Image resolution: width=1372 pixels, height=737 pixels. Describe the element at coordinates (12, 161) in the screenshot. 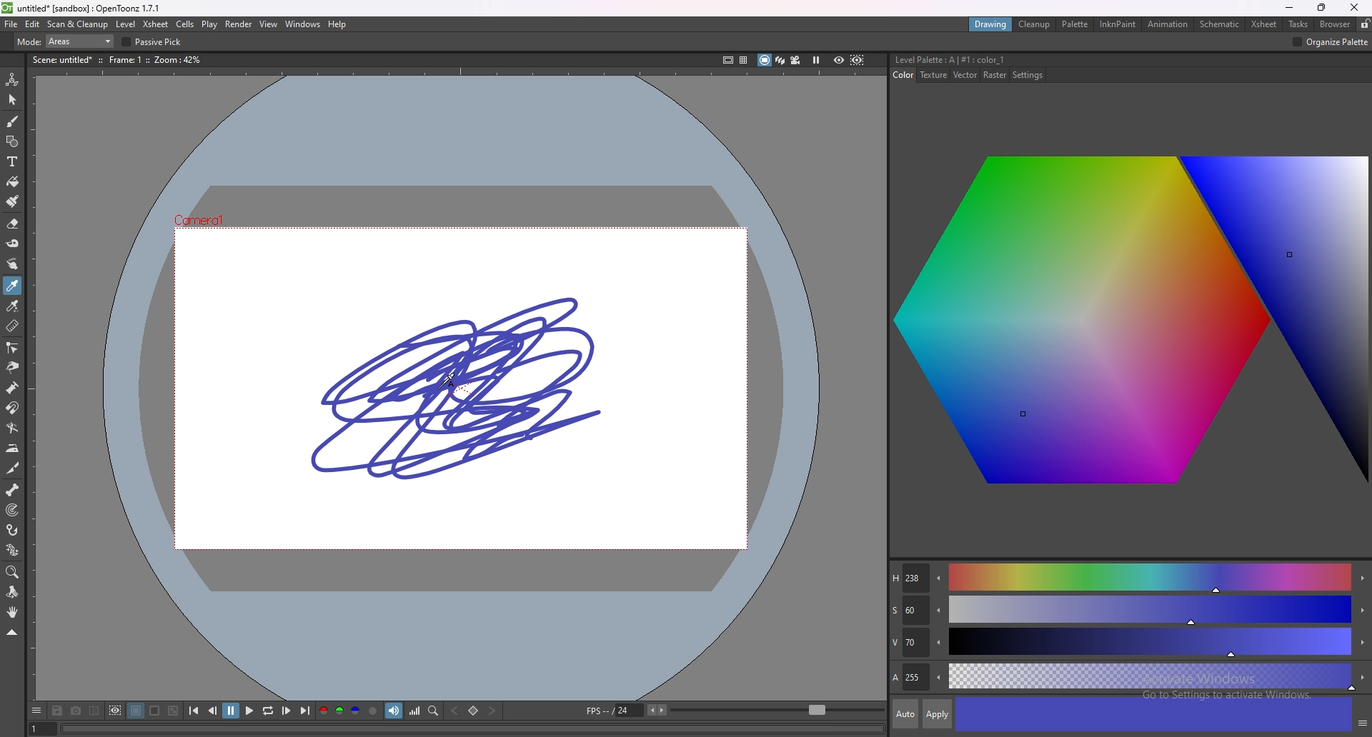

I see `type tool` at that location.